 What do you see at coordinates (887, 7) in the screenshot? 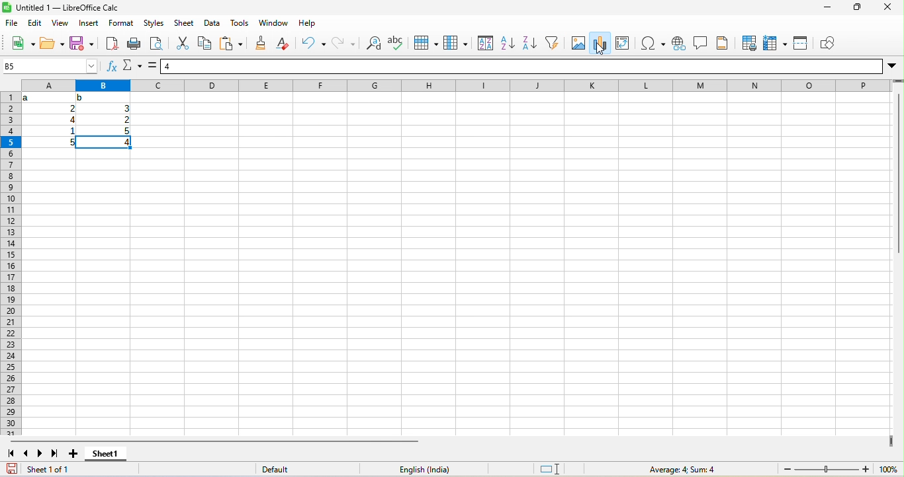
I see `close` at bounding box center [887, 7].